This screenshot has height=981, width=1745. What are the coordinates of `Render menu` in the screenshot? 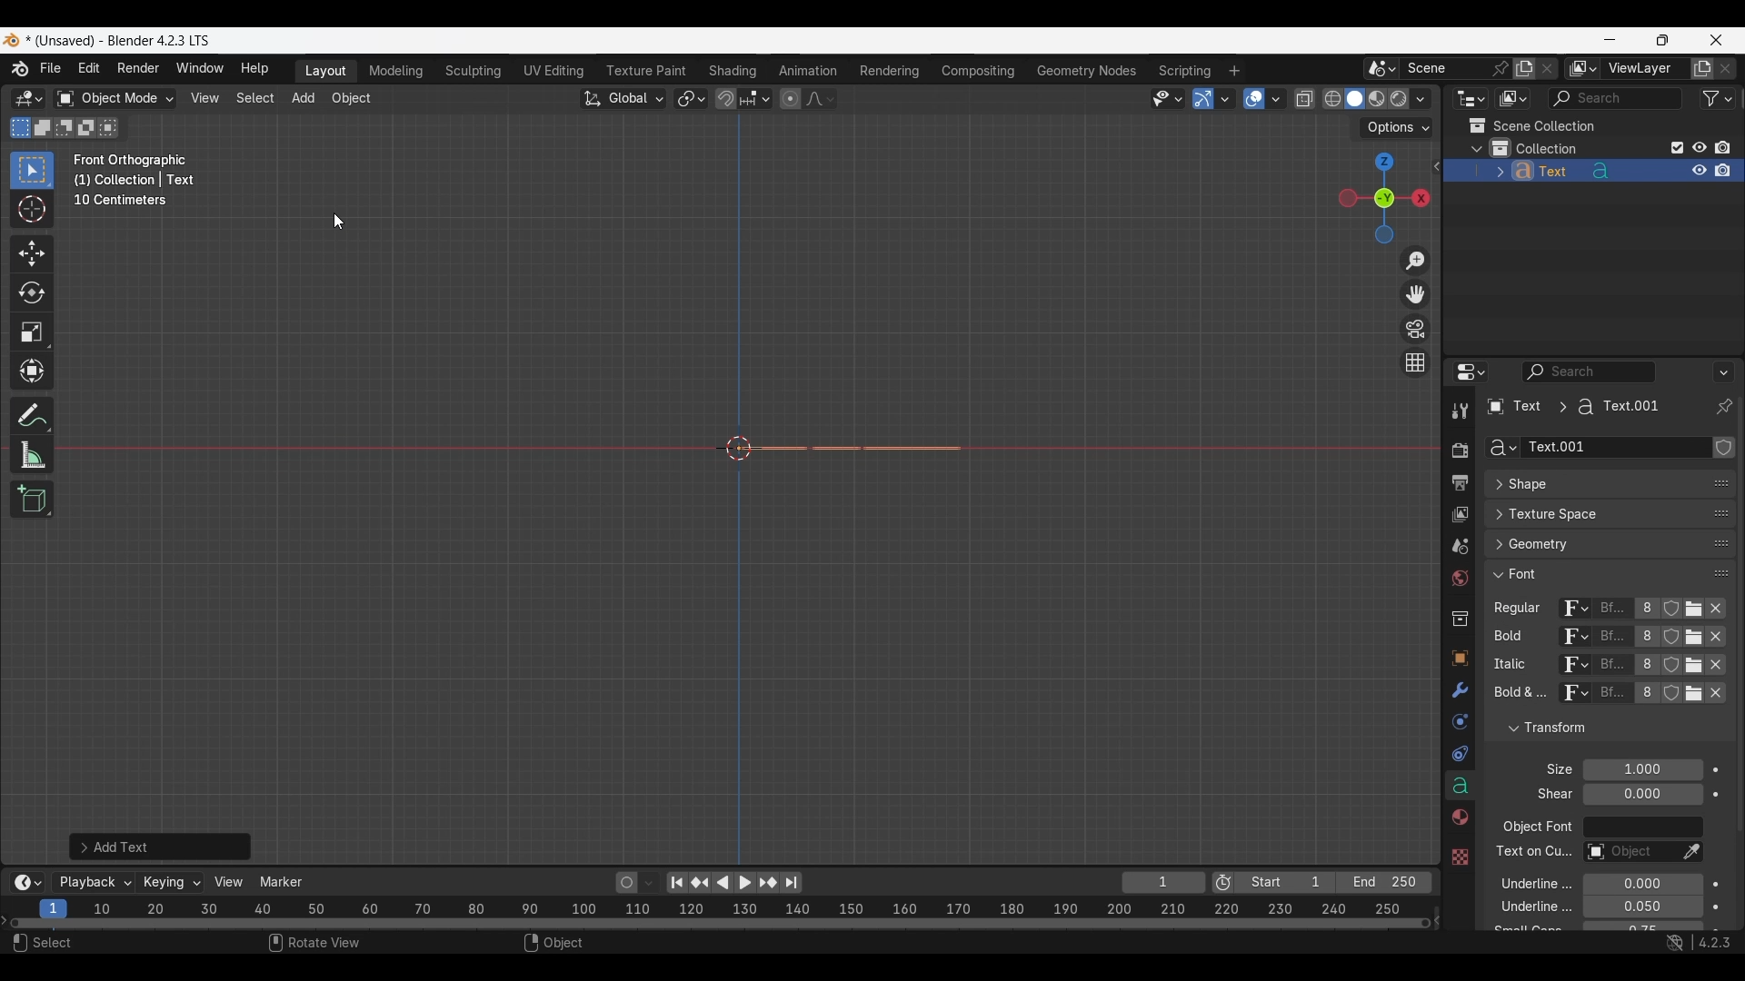 It's located at (138, 69).